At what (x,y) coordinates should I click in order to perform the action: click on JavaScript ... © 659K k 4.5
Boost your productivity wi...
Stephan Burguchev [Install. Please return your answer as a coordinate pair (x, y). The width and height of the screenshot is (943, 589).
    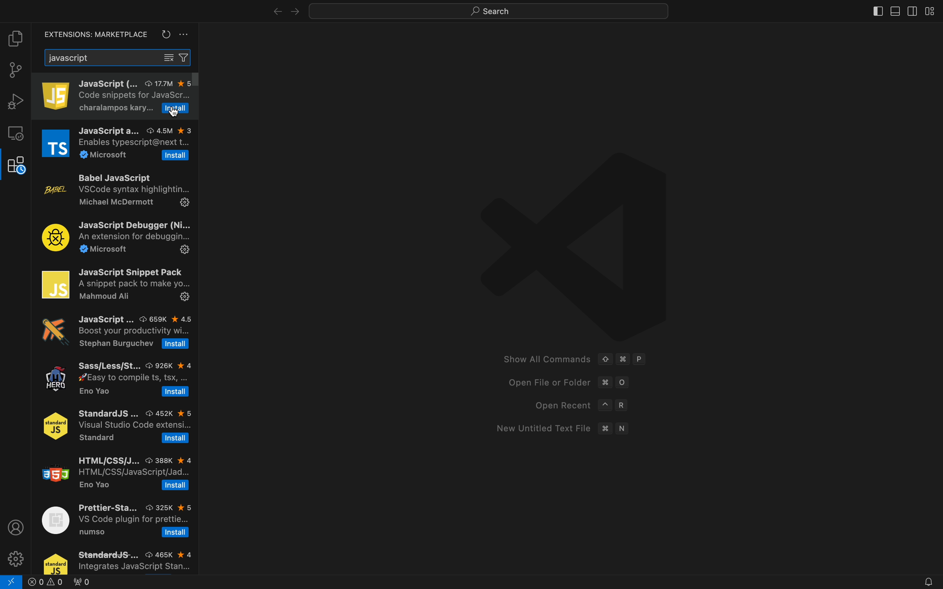
    Looking at the image, I should click on (113, 334).